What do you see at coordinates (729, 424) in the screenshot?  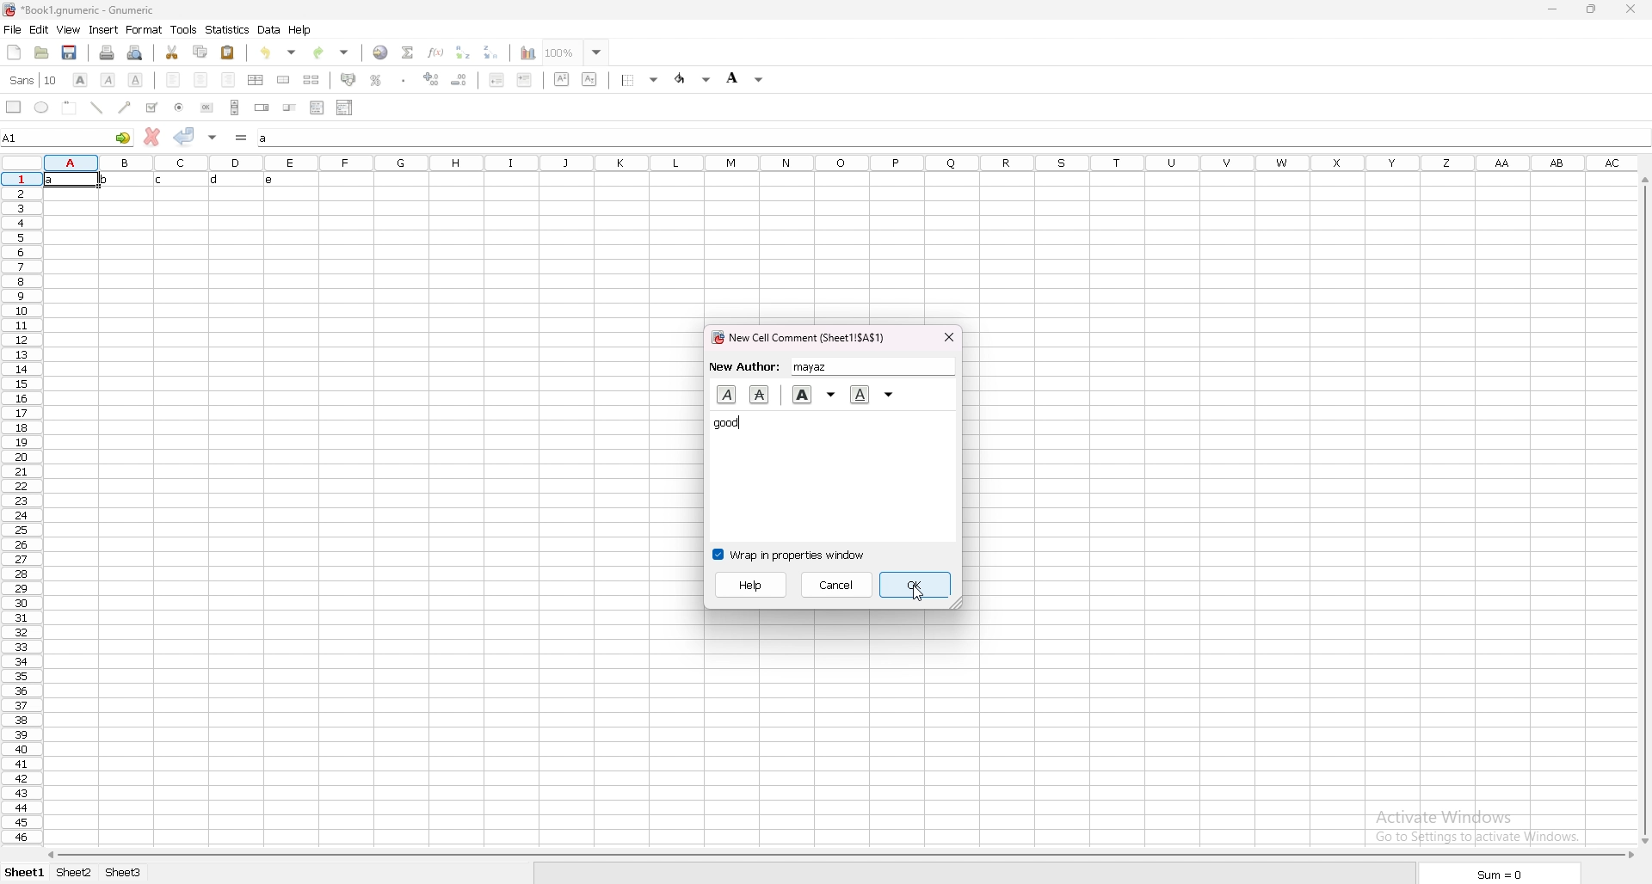 I see `comment` at bounding box center [729, 424].